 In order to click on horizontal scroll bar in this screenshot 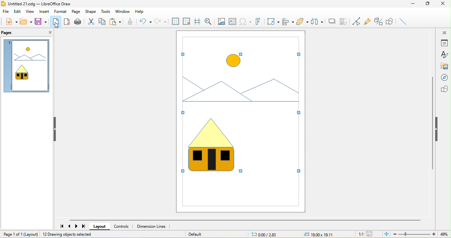, I will do `click(244, 220)`.